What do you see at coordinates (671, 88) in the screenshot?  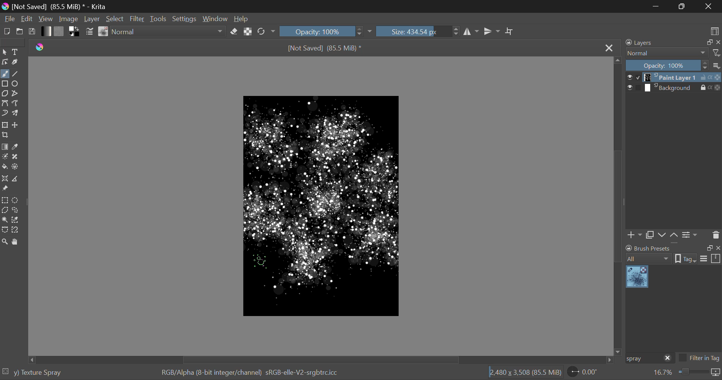 I see `layer 2` at bounding box center [671, 88].